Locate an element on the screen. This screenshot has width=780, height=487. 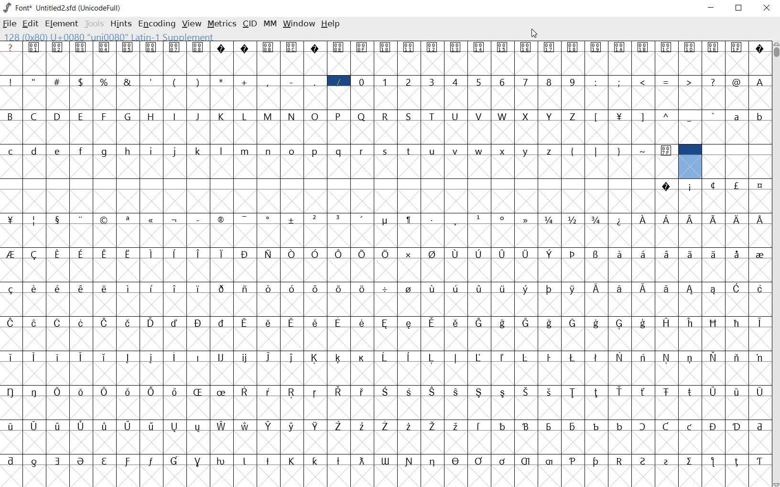
H is located at coordinates (153, 116).